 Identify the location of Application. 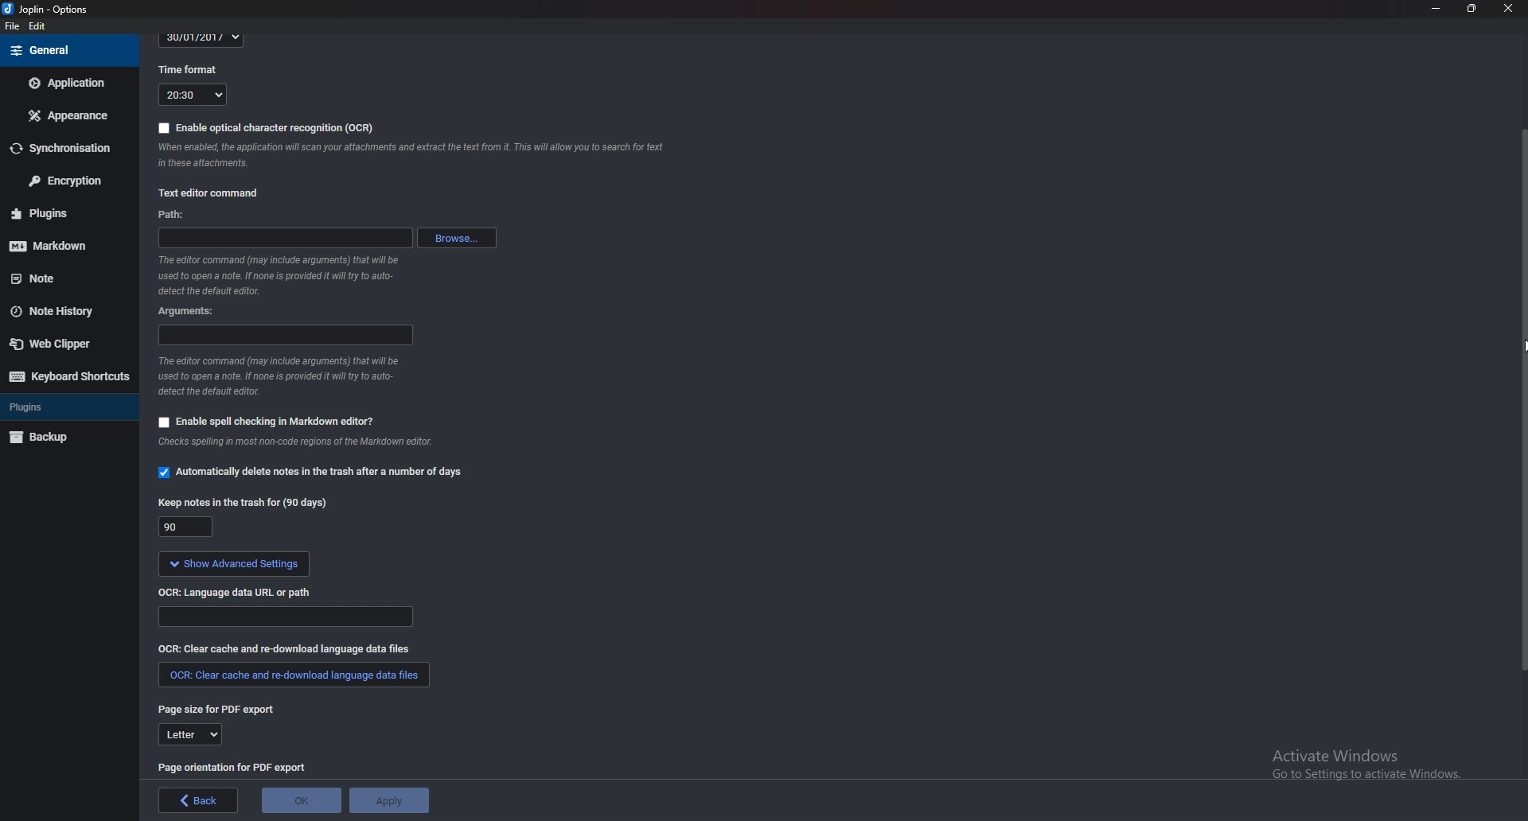
(68, 82).